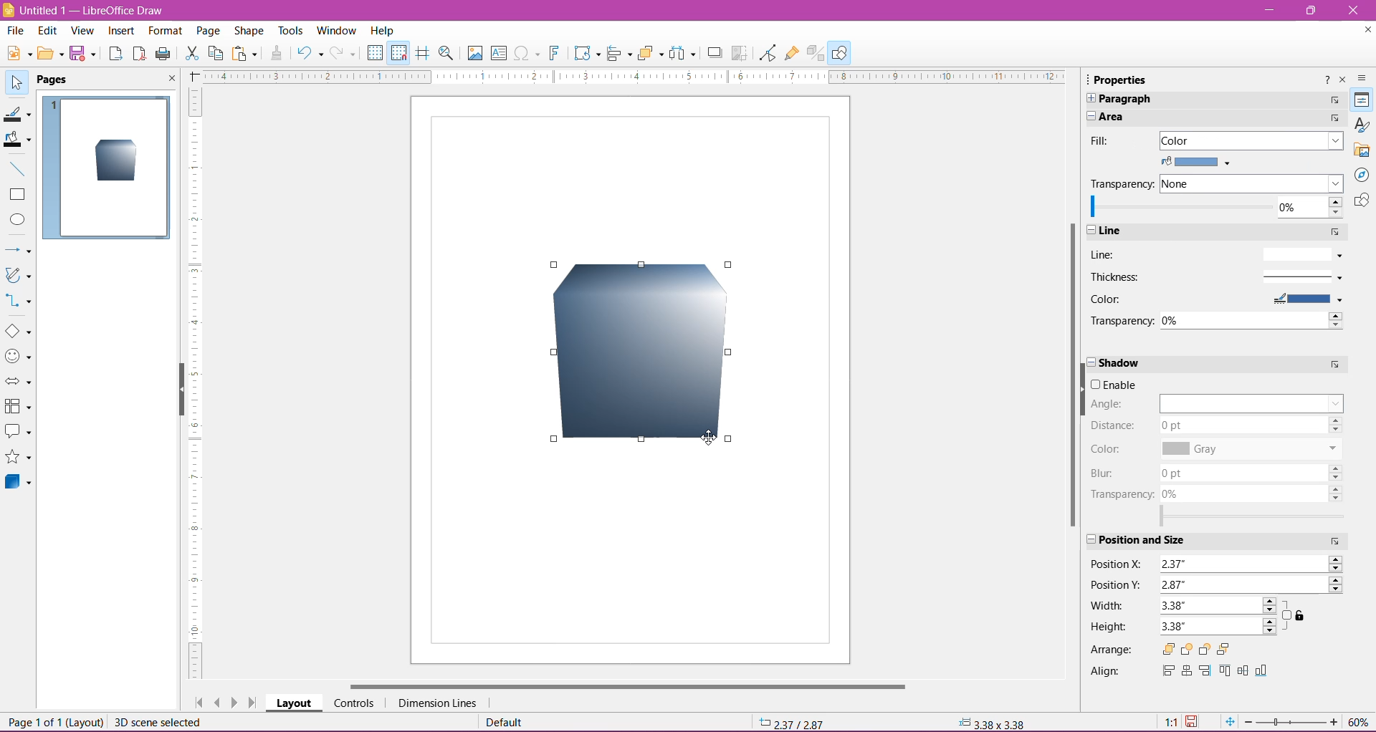  I want to click on Position Y, so click(1118, 585).